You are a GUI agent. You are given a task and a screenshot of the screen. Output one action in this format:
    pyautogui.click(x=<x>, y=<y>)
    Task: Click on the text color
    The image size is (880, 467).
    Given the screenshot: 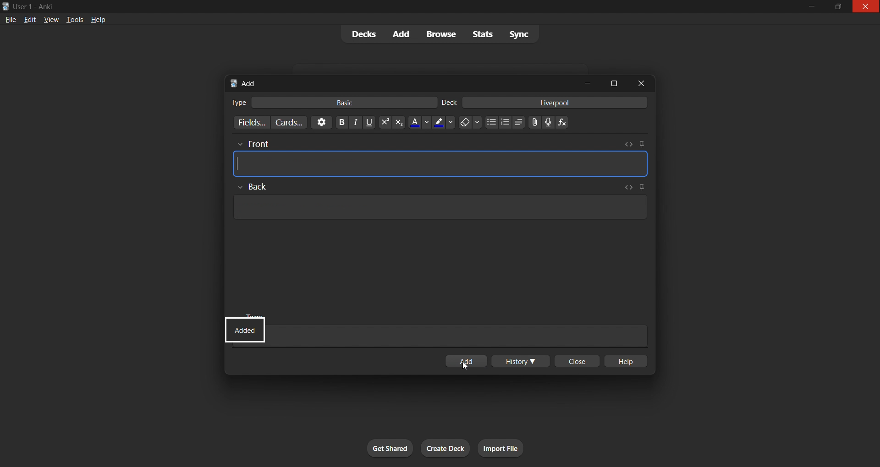 What is the action you would take?
    pyautogui.click(x=418, y=122)
    